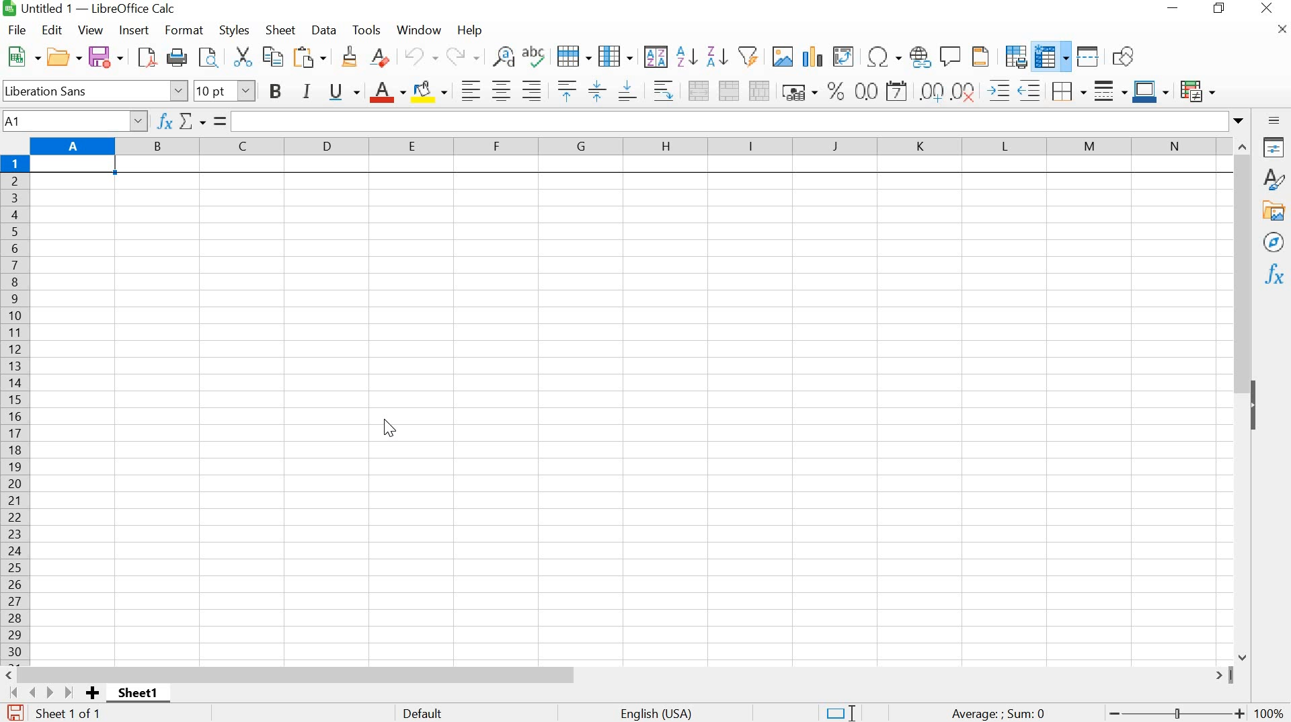  I want to click on WRAP TEXT, so click(661, 90).